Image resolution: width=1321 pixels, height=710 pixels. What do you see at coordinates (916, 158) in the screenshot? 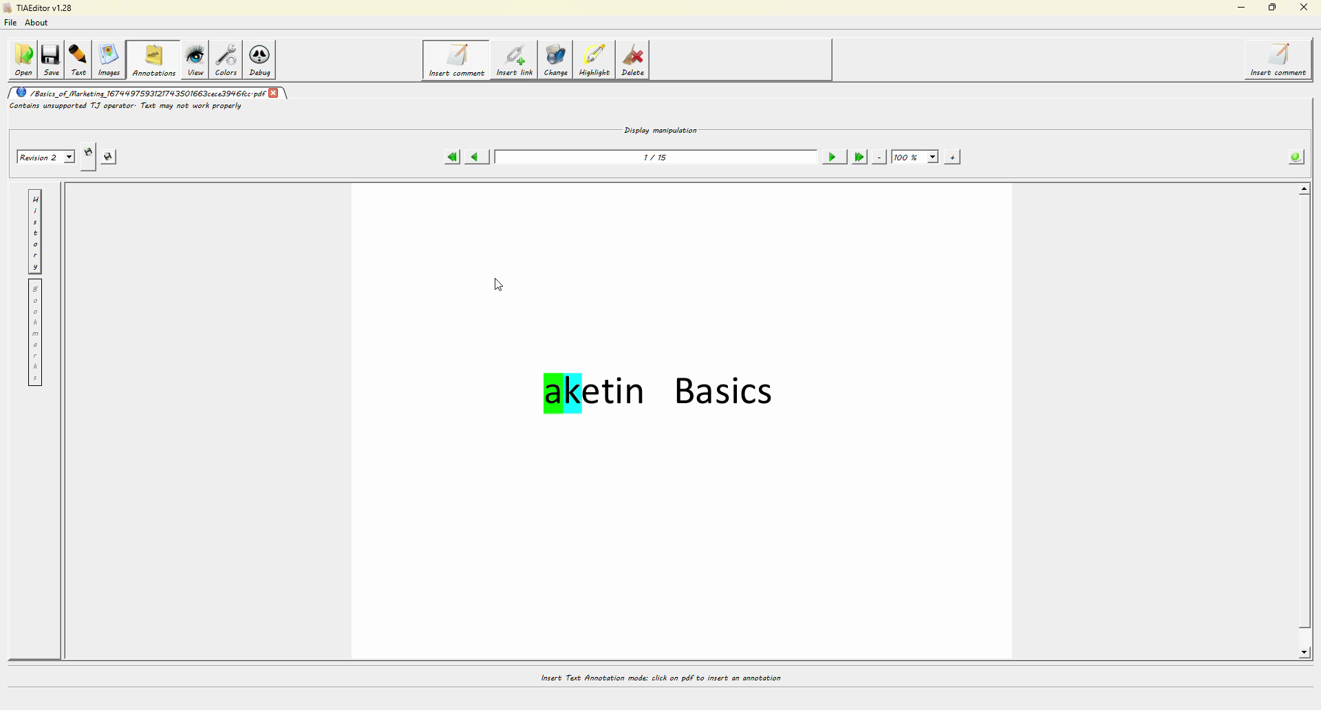
I see `100%` at bounding box center [916, 158].